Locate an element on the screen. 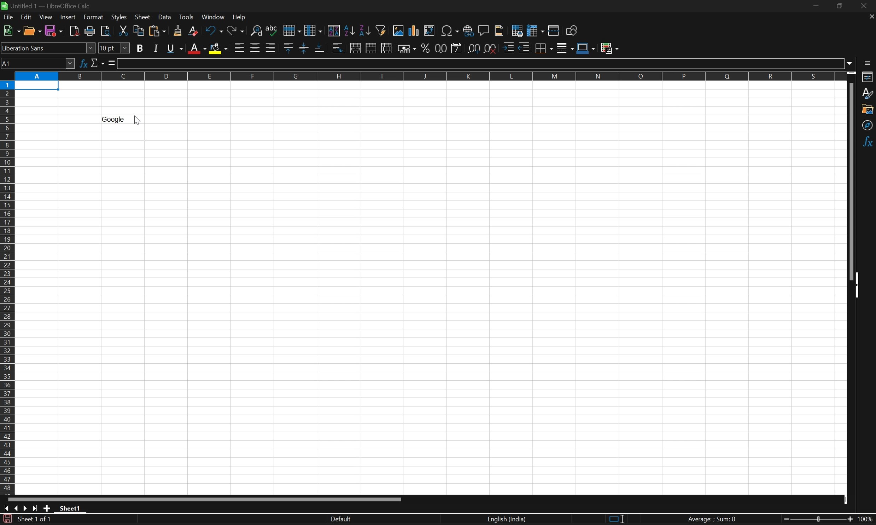 This screenshot has width=876, height=525. Merge and center or unmerge cells depending on the current toggle state is located at coordinates (357, 47).